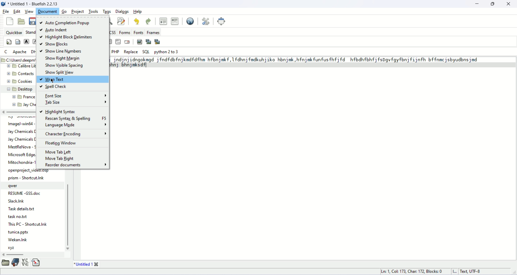 The image size is (517, 275). I want to click on wrap text, so click(73, 79).